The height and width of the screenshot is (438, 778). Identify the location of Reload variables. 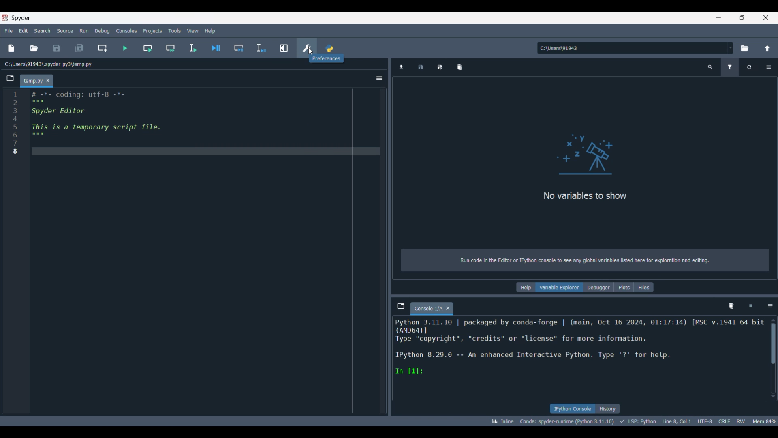
(749, 67).